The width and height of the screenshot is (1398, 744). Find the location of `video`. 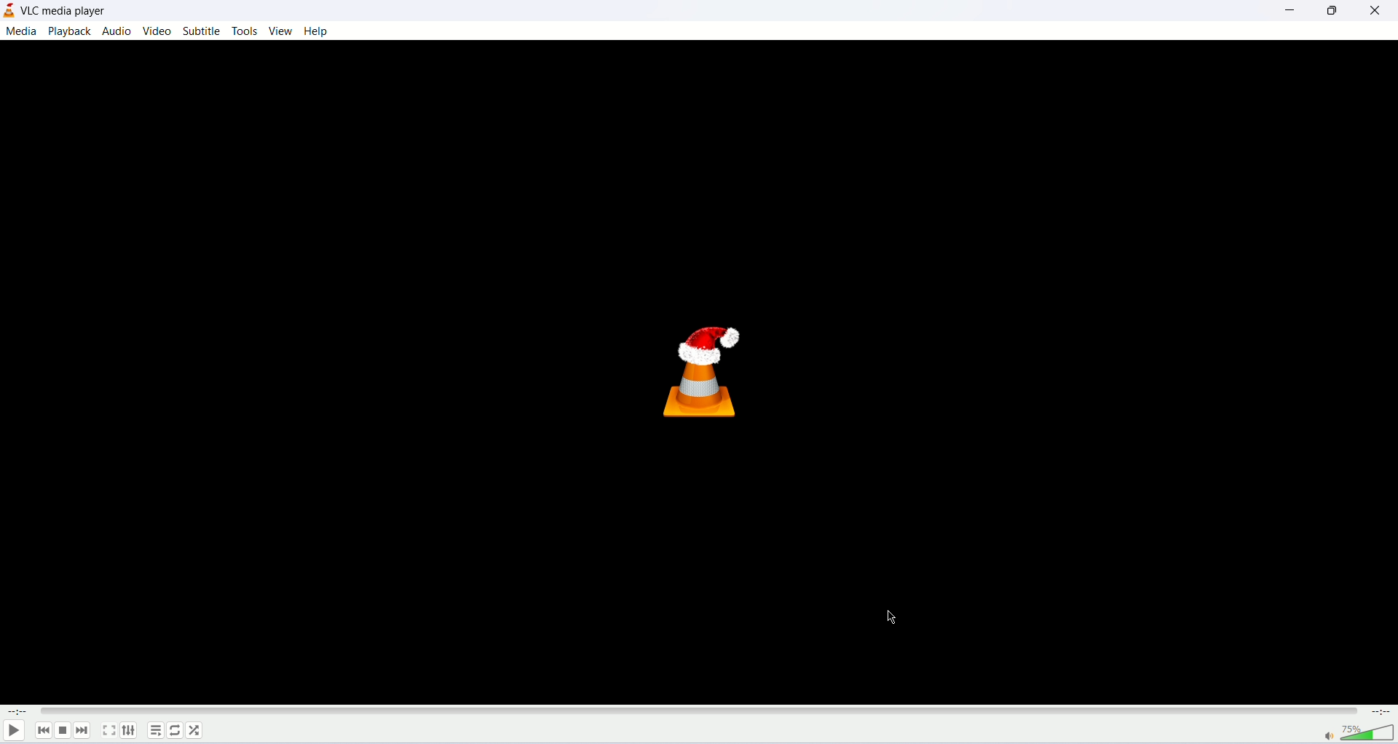

video is located at coordinates (159, 30).